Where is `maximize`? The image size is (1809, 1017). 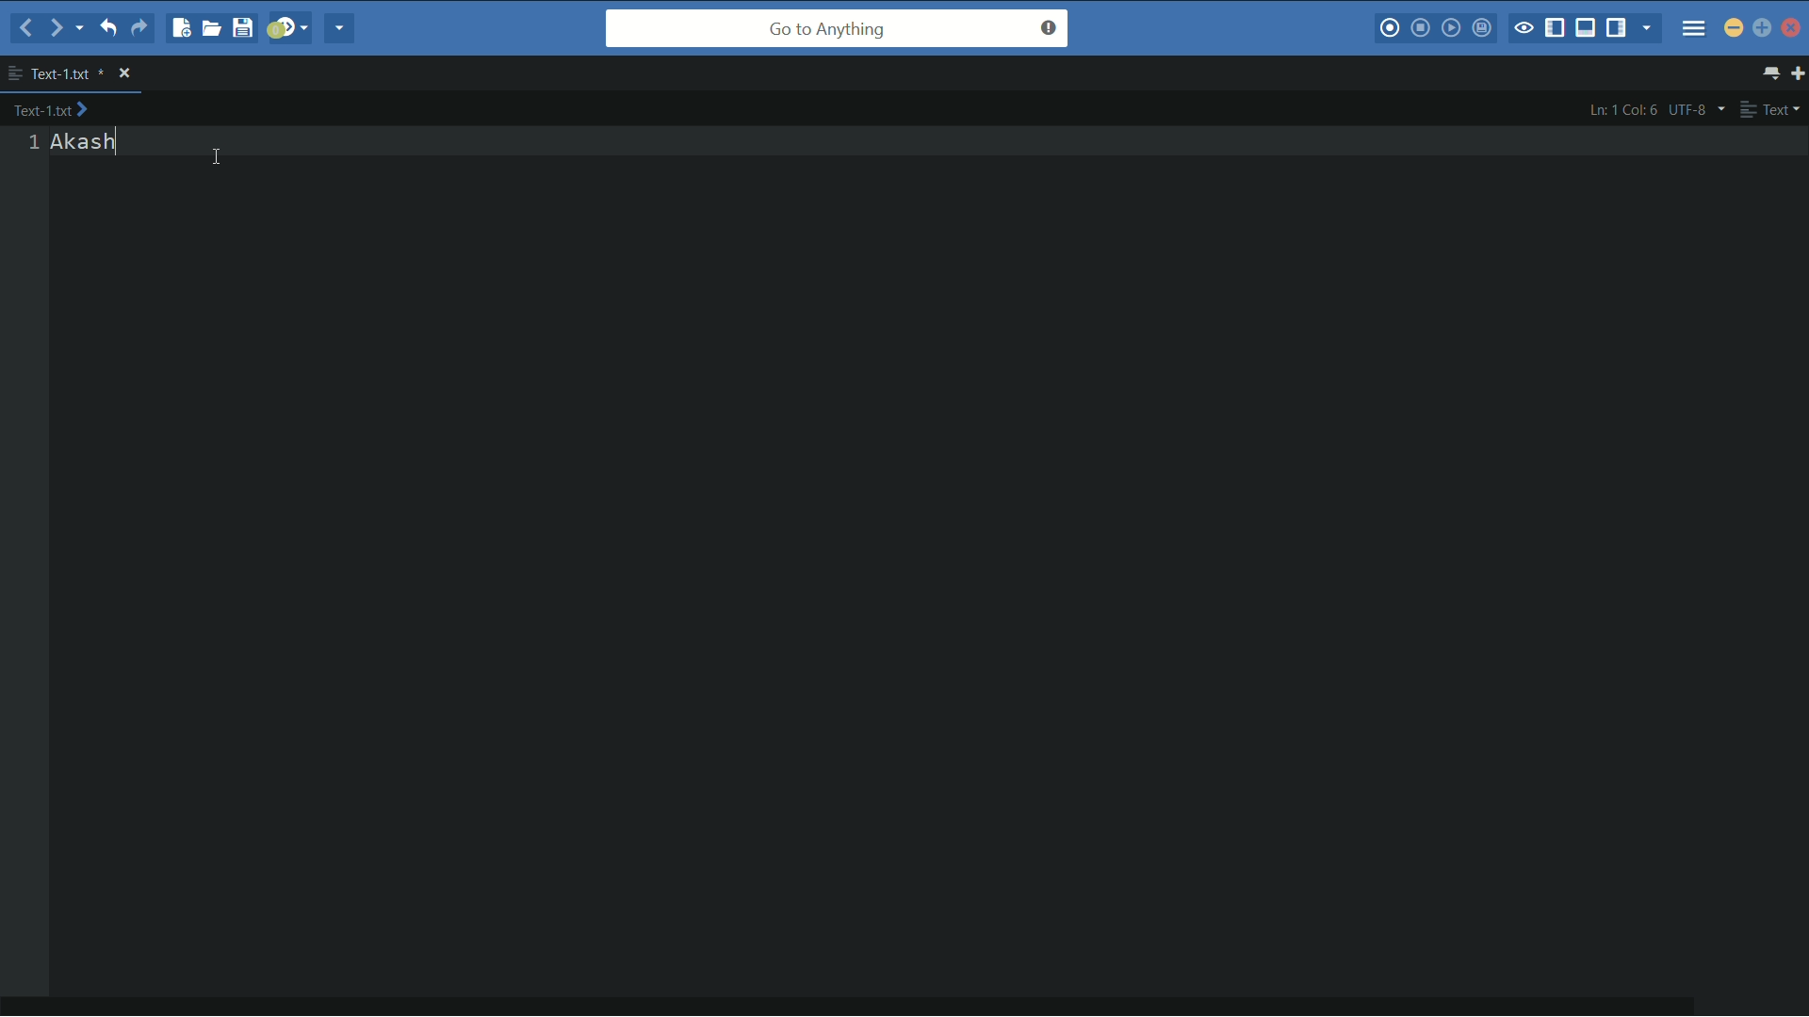
maximize is located at coordinates (1762, 27).